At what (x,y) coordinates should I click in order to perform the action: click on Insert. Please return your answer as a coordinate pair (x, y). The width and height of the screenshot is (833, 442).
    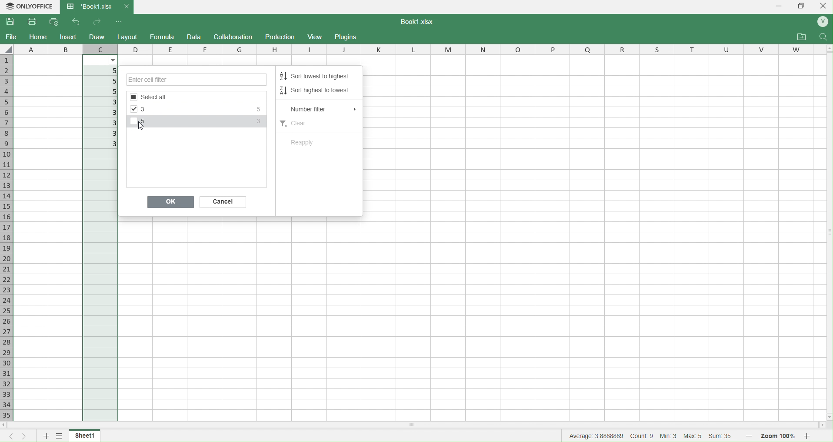
    Looking at the image, I should click on (69, 37).